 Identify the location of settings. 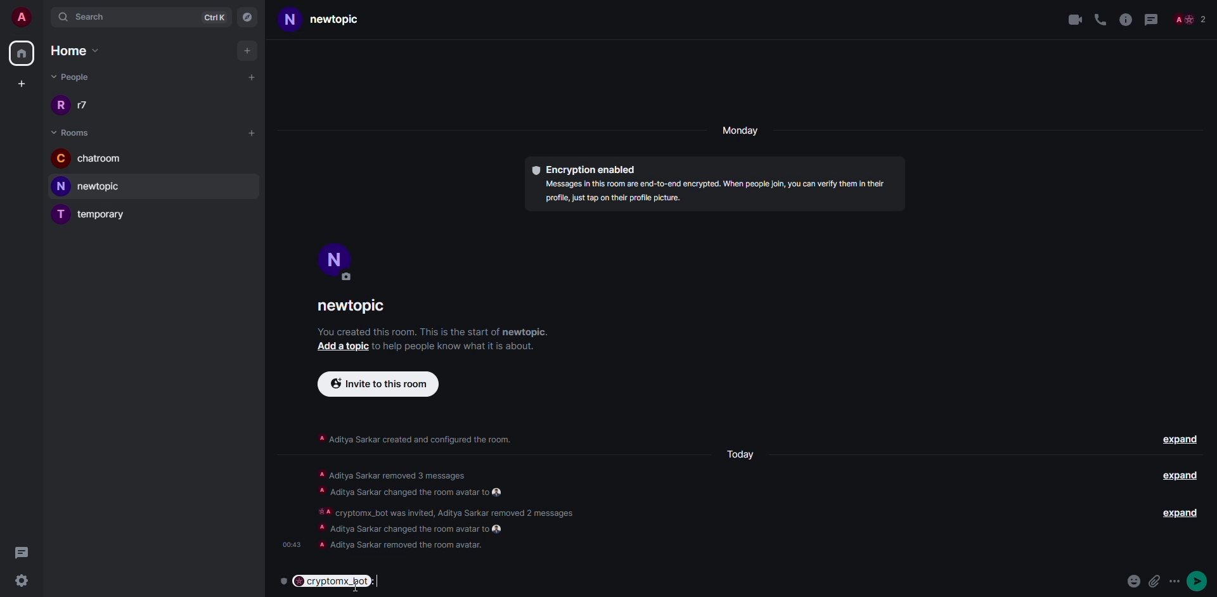
(21, 581).